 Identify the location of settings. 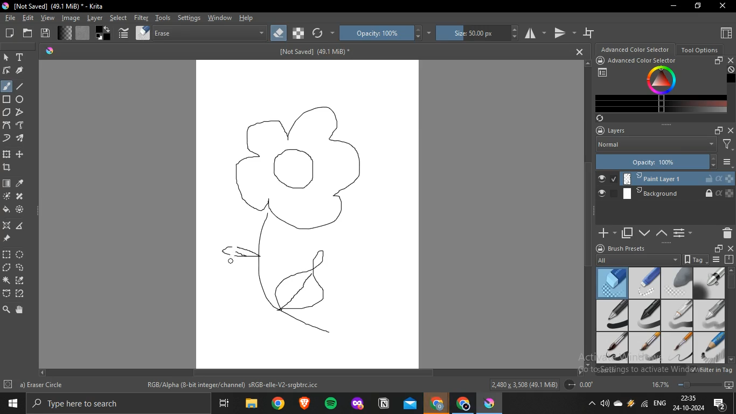
(189, 18).